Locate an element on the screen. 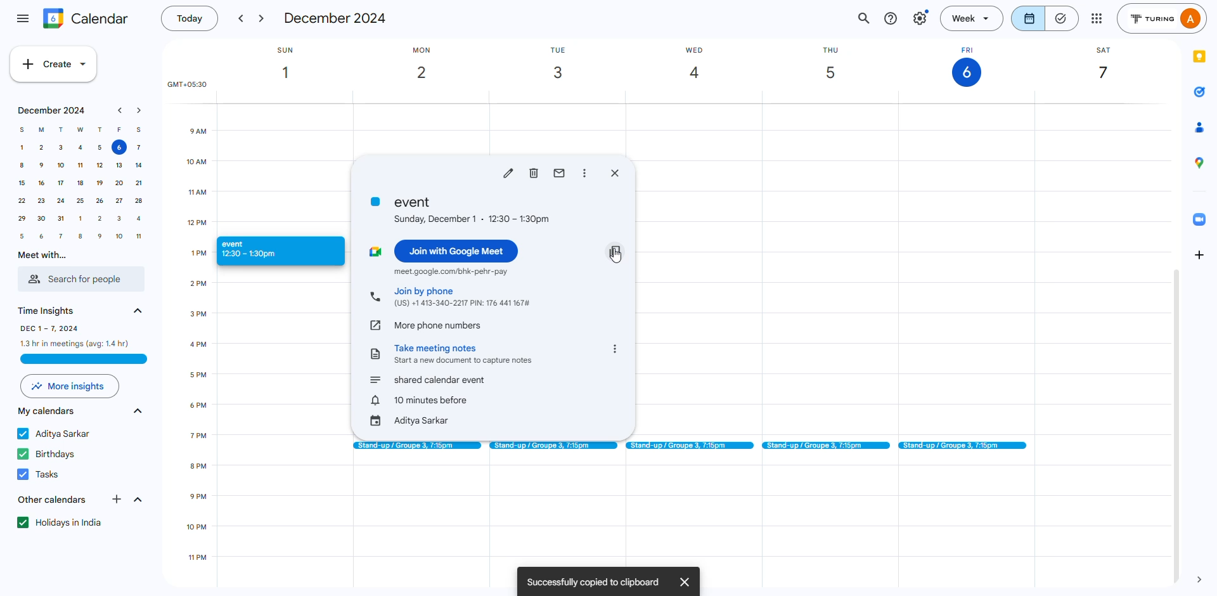  time is located at coordinates (205, 420).